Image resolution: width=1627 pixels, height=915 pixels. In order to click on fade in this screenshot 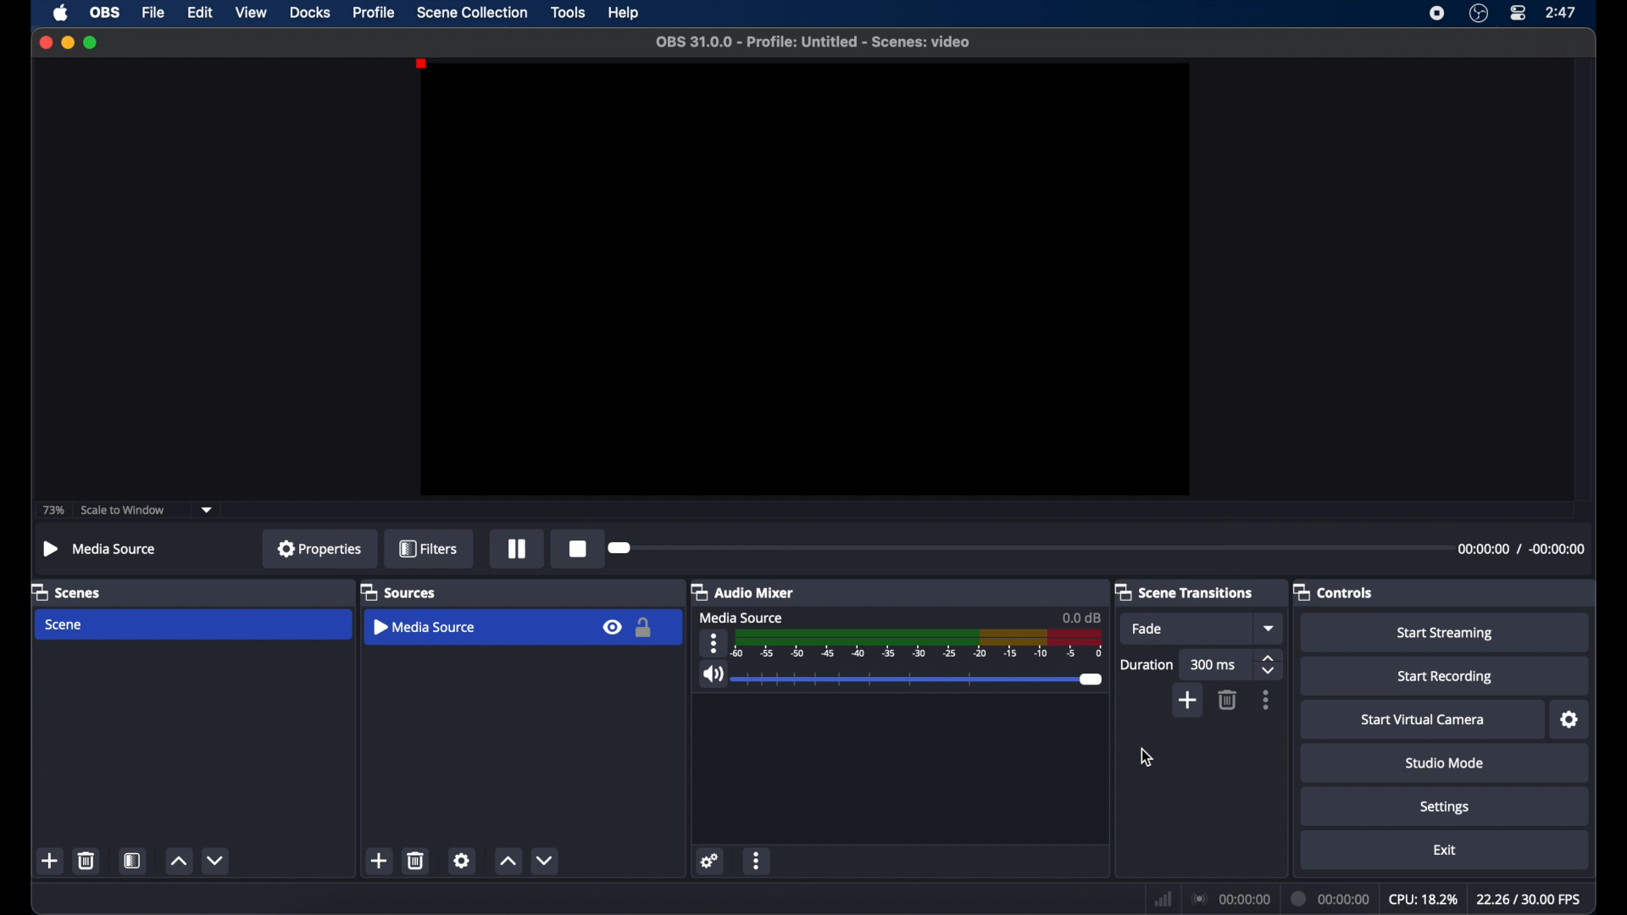, I will do `click(1147, 629)`.